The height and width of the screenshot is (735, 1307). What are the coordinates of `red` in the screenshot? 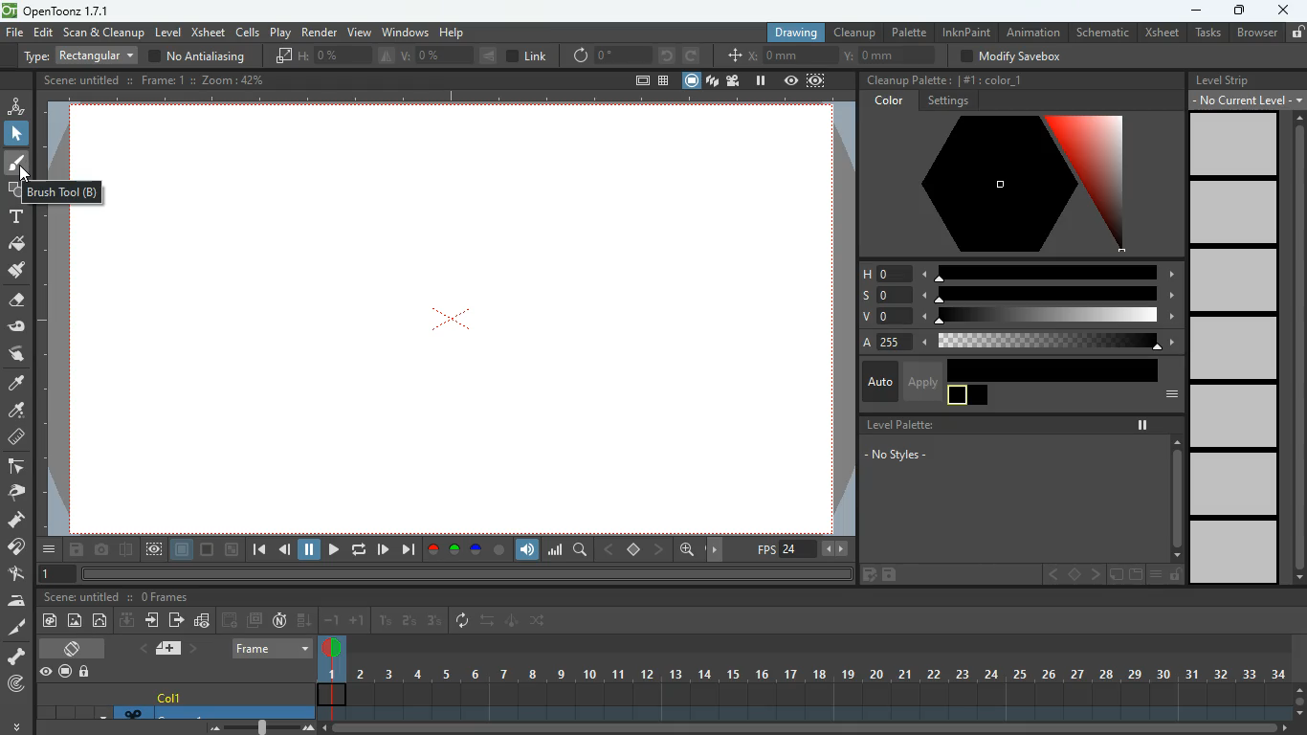 It's located at (432, 550).